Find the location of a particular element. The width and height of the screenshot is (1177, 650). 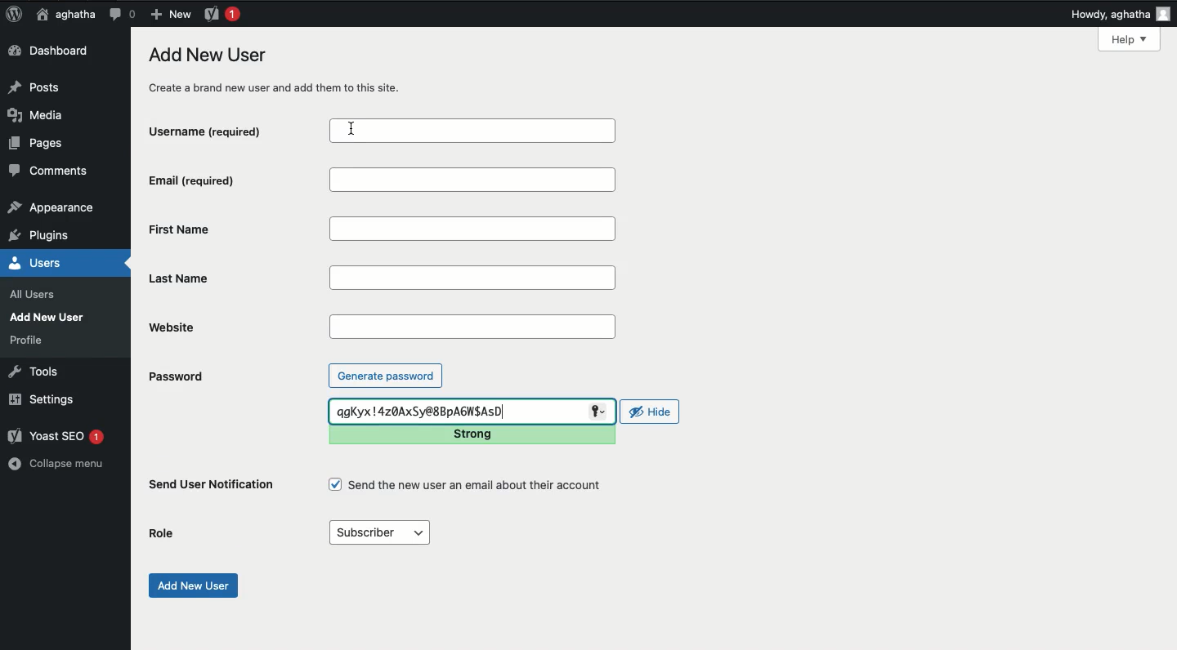

Generate password is located at coordinates (386, 375).